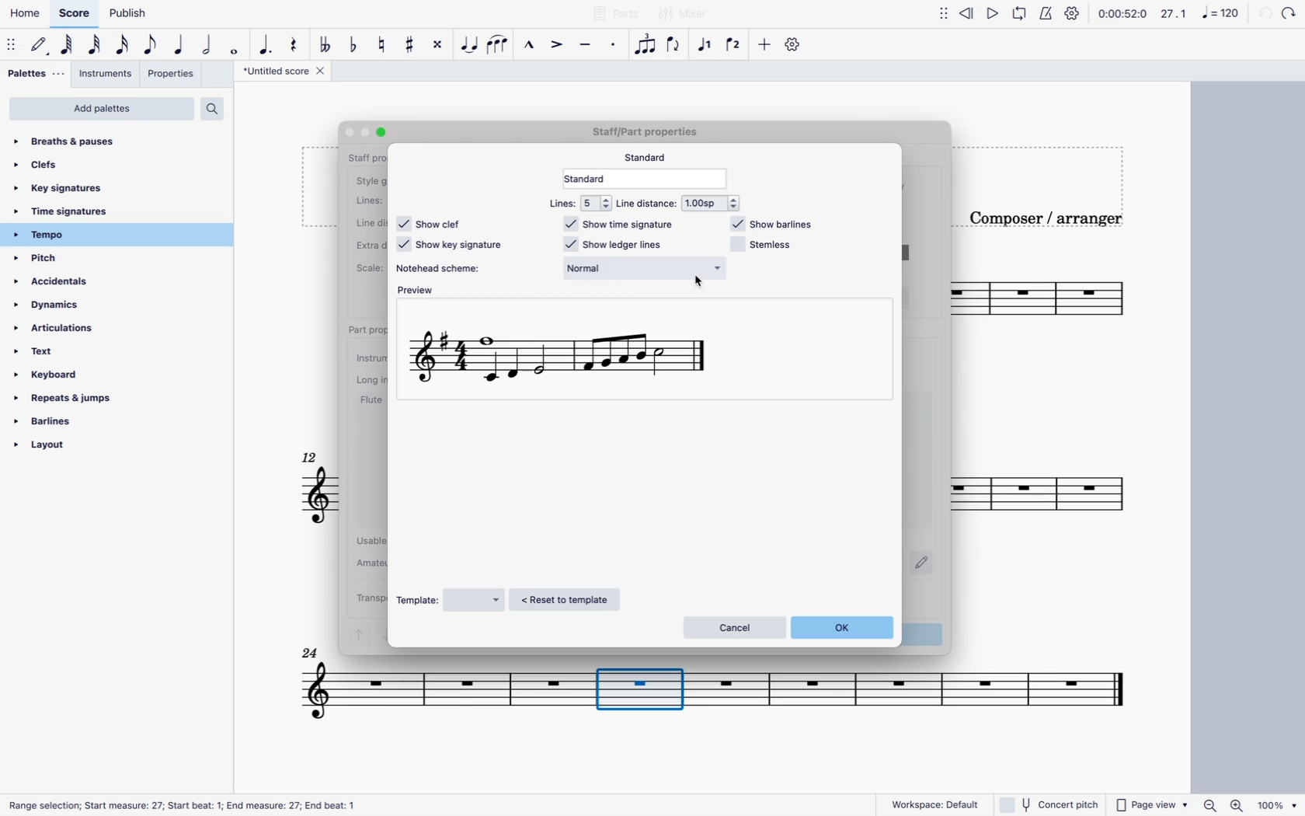  I want to click on toggle sharp, so click(409, 47).